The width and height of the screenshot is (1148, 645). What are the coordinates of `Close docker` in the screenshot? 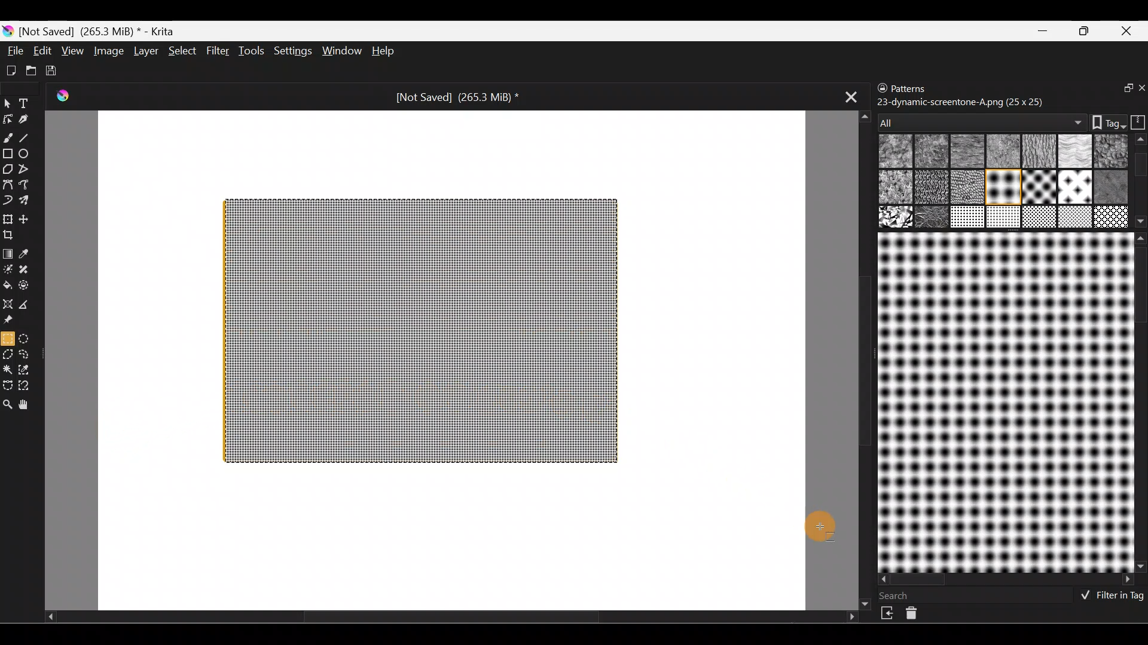 It's located at (1140, 89).